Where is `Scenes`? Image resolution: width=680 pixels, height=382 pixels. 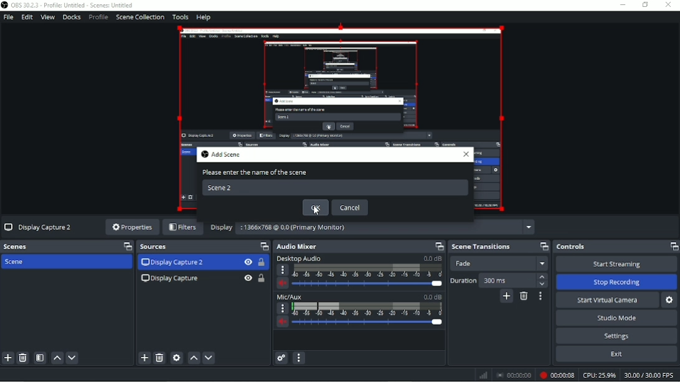 Scenes is located at coordinates (18, 248).